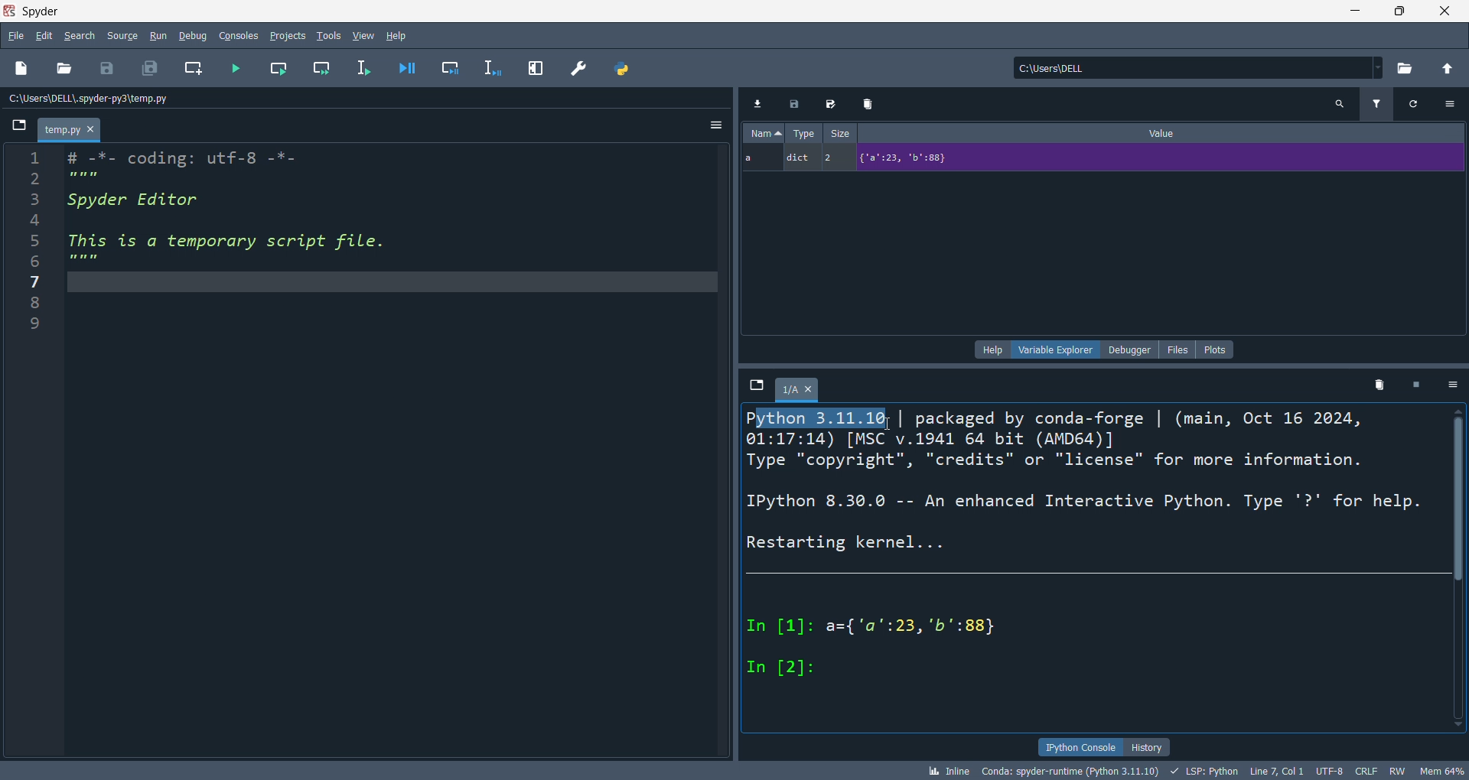  What do you see at coordinates (70, 128) in the screenshot?
I see `temp.py tab` at bounding box center [70, 128].